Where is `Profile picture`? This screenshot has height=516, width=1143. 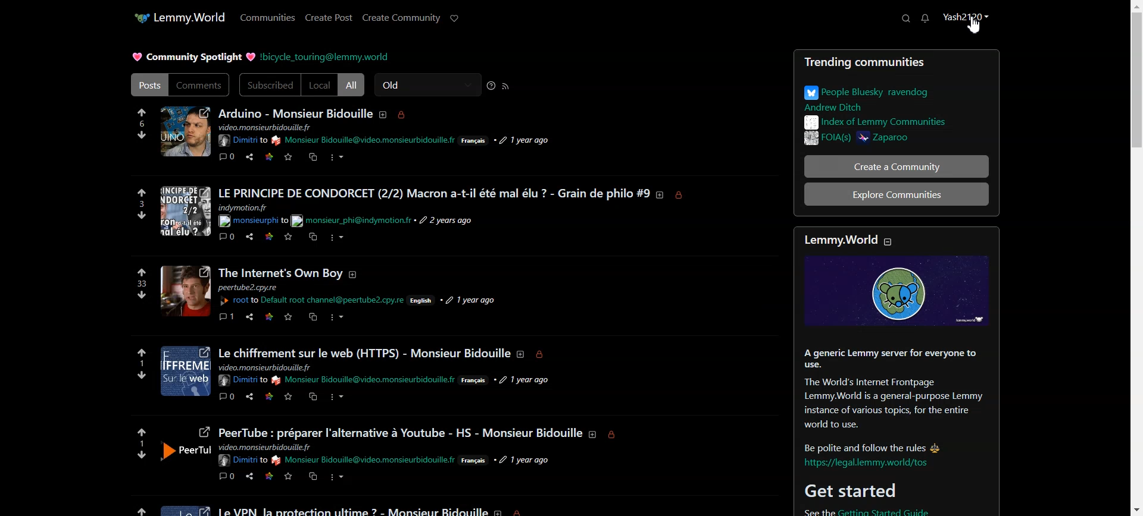 Profile picture is located at coordinates (280, 273).